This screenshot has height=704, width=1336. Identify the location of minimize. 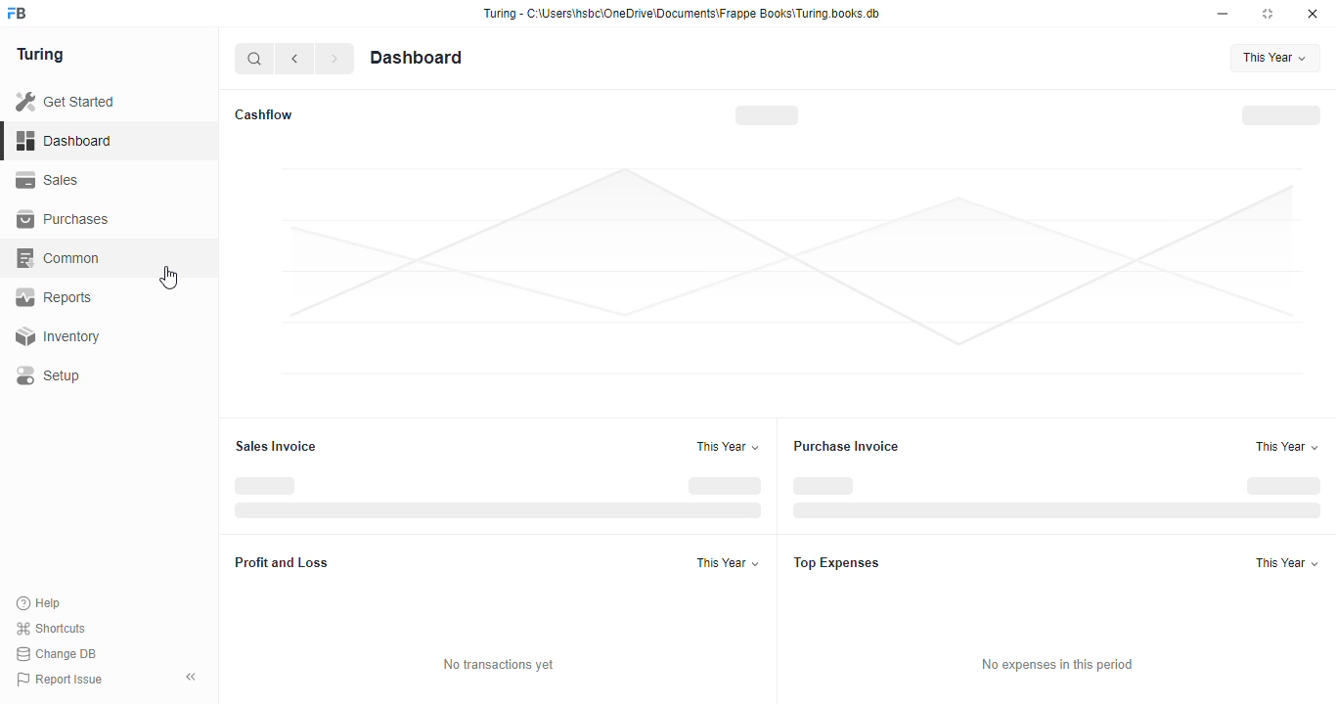
(1224, 14).